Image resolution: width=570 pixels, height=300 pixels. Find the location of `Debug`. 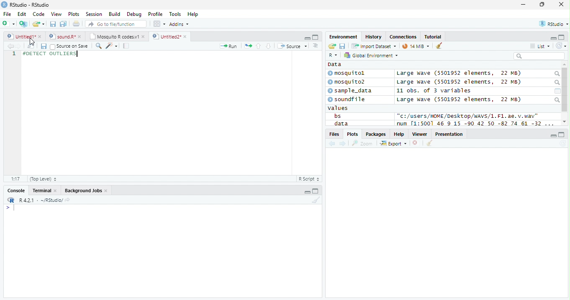

Debug is located at coordinates (134, 14).